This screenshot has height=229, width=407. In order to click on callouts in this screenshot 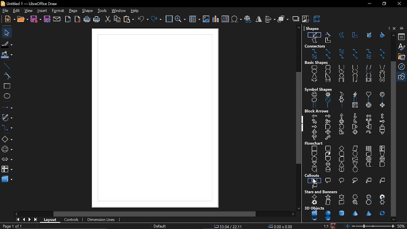, I will do `click(313, 176)`.